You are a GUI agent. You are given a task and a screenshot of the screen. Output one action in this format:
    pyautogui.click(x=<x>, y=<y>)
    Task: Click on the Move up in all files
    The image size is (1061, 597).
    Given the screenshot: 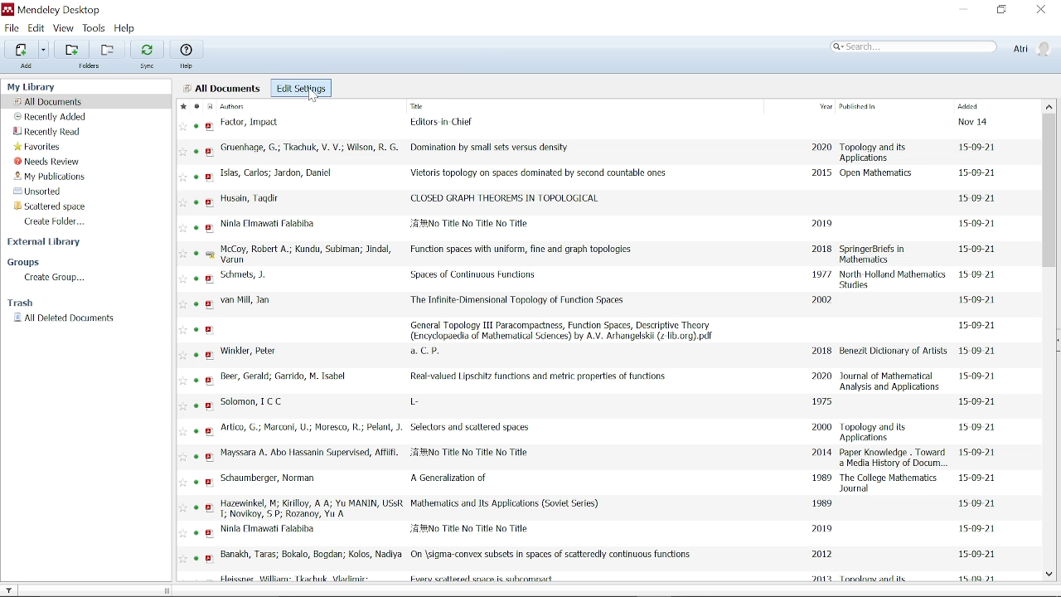 What is the action you would take?
    pyautogui.click(x=1048, y=105)
    